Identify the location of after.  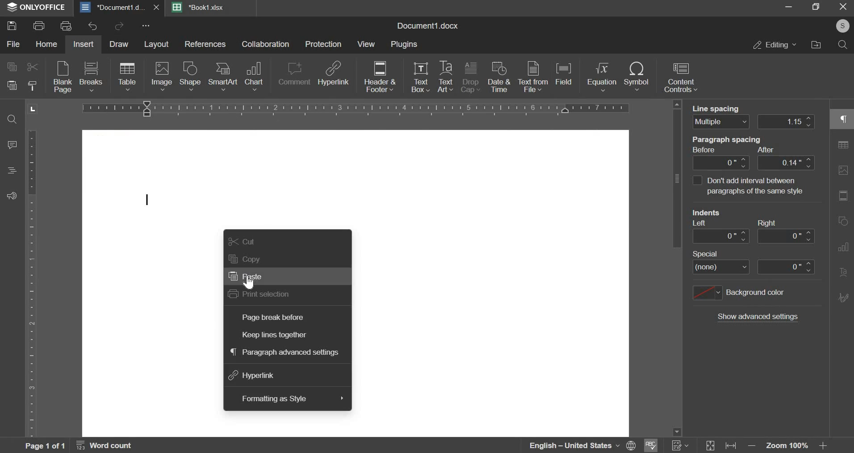
(786, 163).